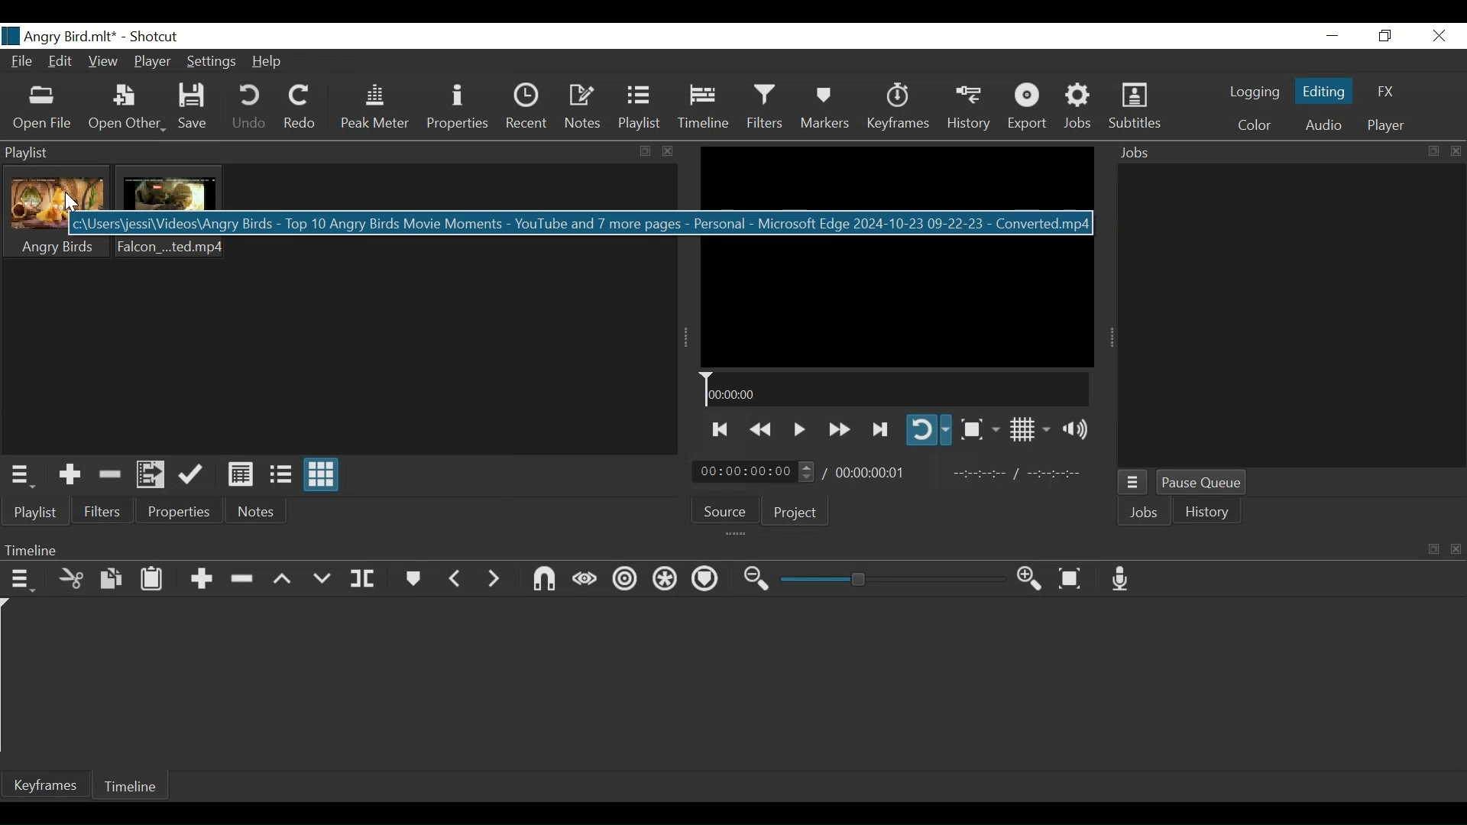 The height and width of the screenshot is (825, 1467). I want to click on Save, so click(198, 109).